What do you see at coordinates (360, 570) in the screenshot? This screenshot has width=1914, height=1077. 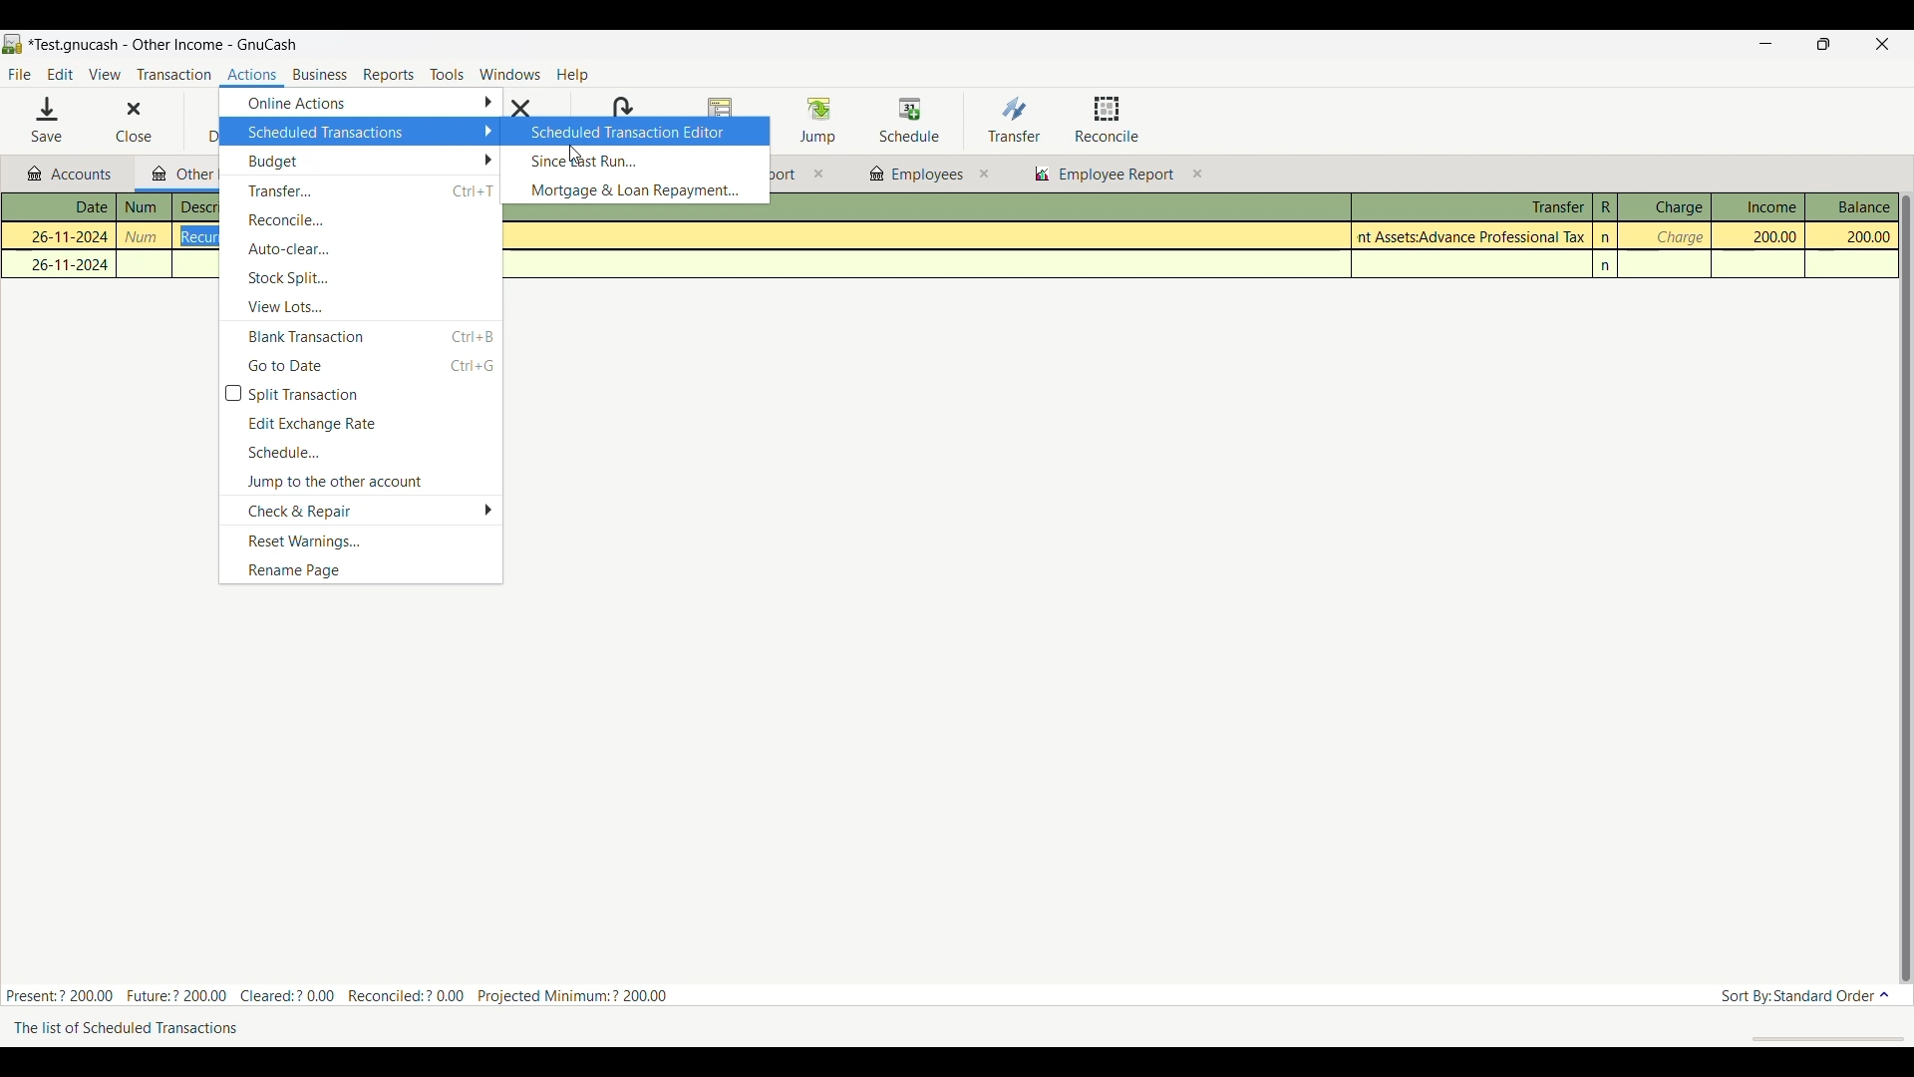 I see `Rename page` at bounding box center [360, 570].